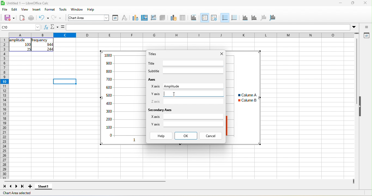  What do you see at coordinates (214, 18) in the screenshot?
I see `legend` at bounding box center [214, 18].